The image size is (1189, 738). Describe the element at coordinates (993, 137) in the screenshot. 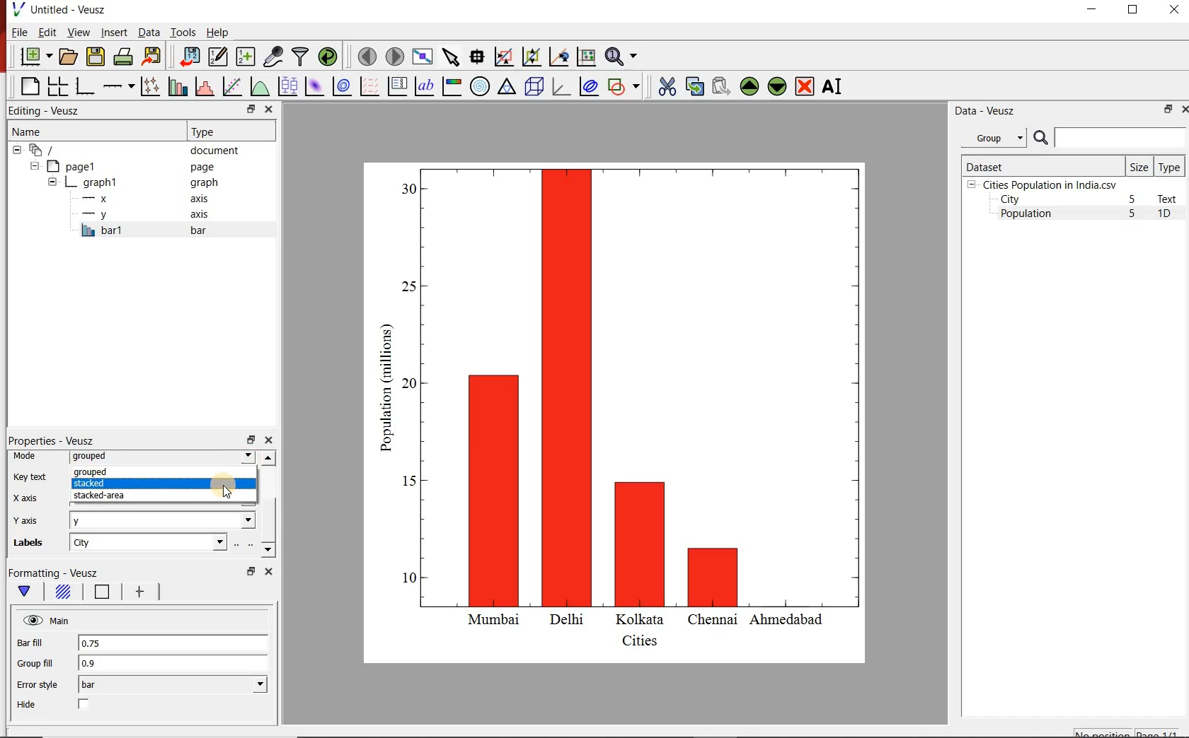

I see `Group datasets with property given` at that location.